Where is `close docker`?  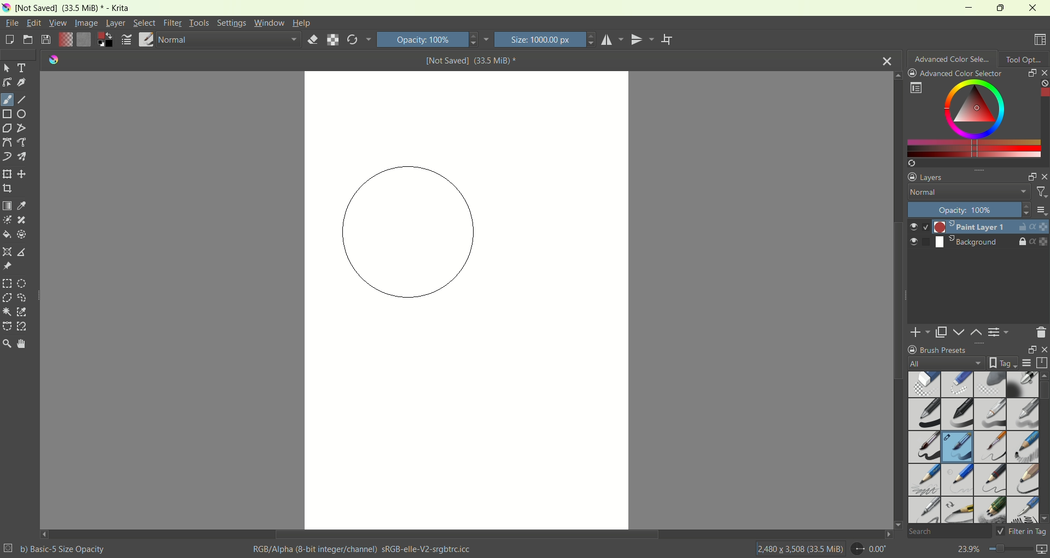 close docker is located at coordinates (1043, 176).